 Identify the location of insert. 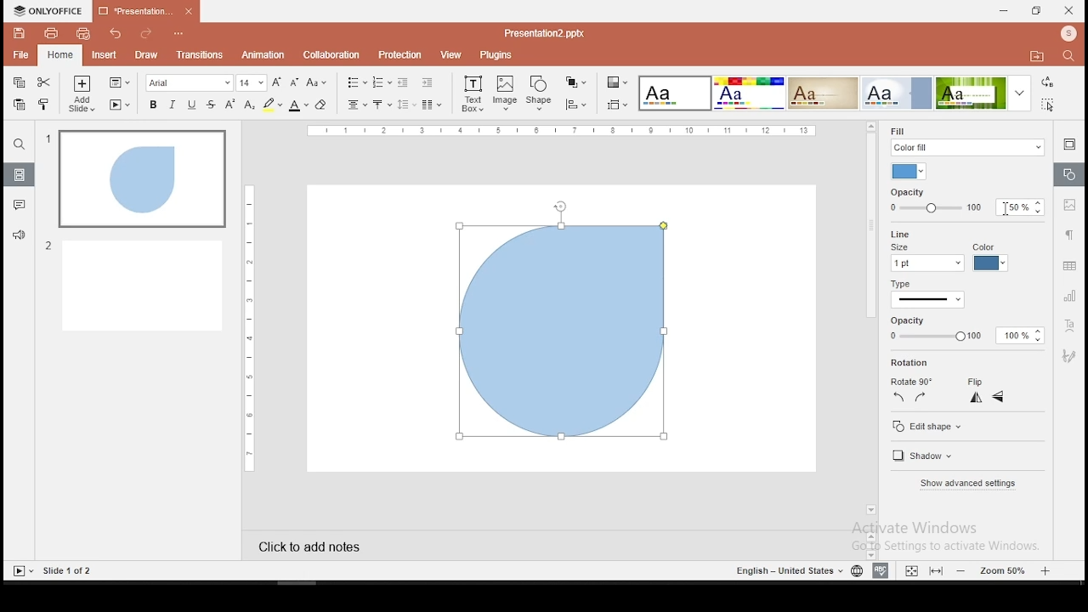
(105, 56).